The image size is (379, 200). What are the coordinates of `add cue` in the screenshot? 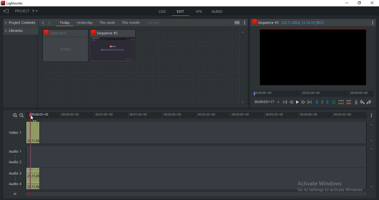 It's located at (334, 102).